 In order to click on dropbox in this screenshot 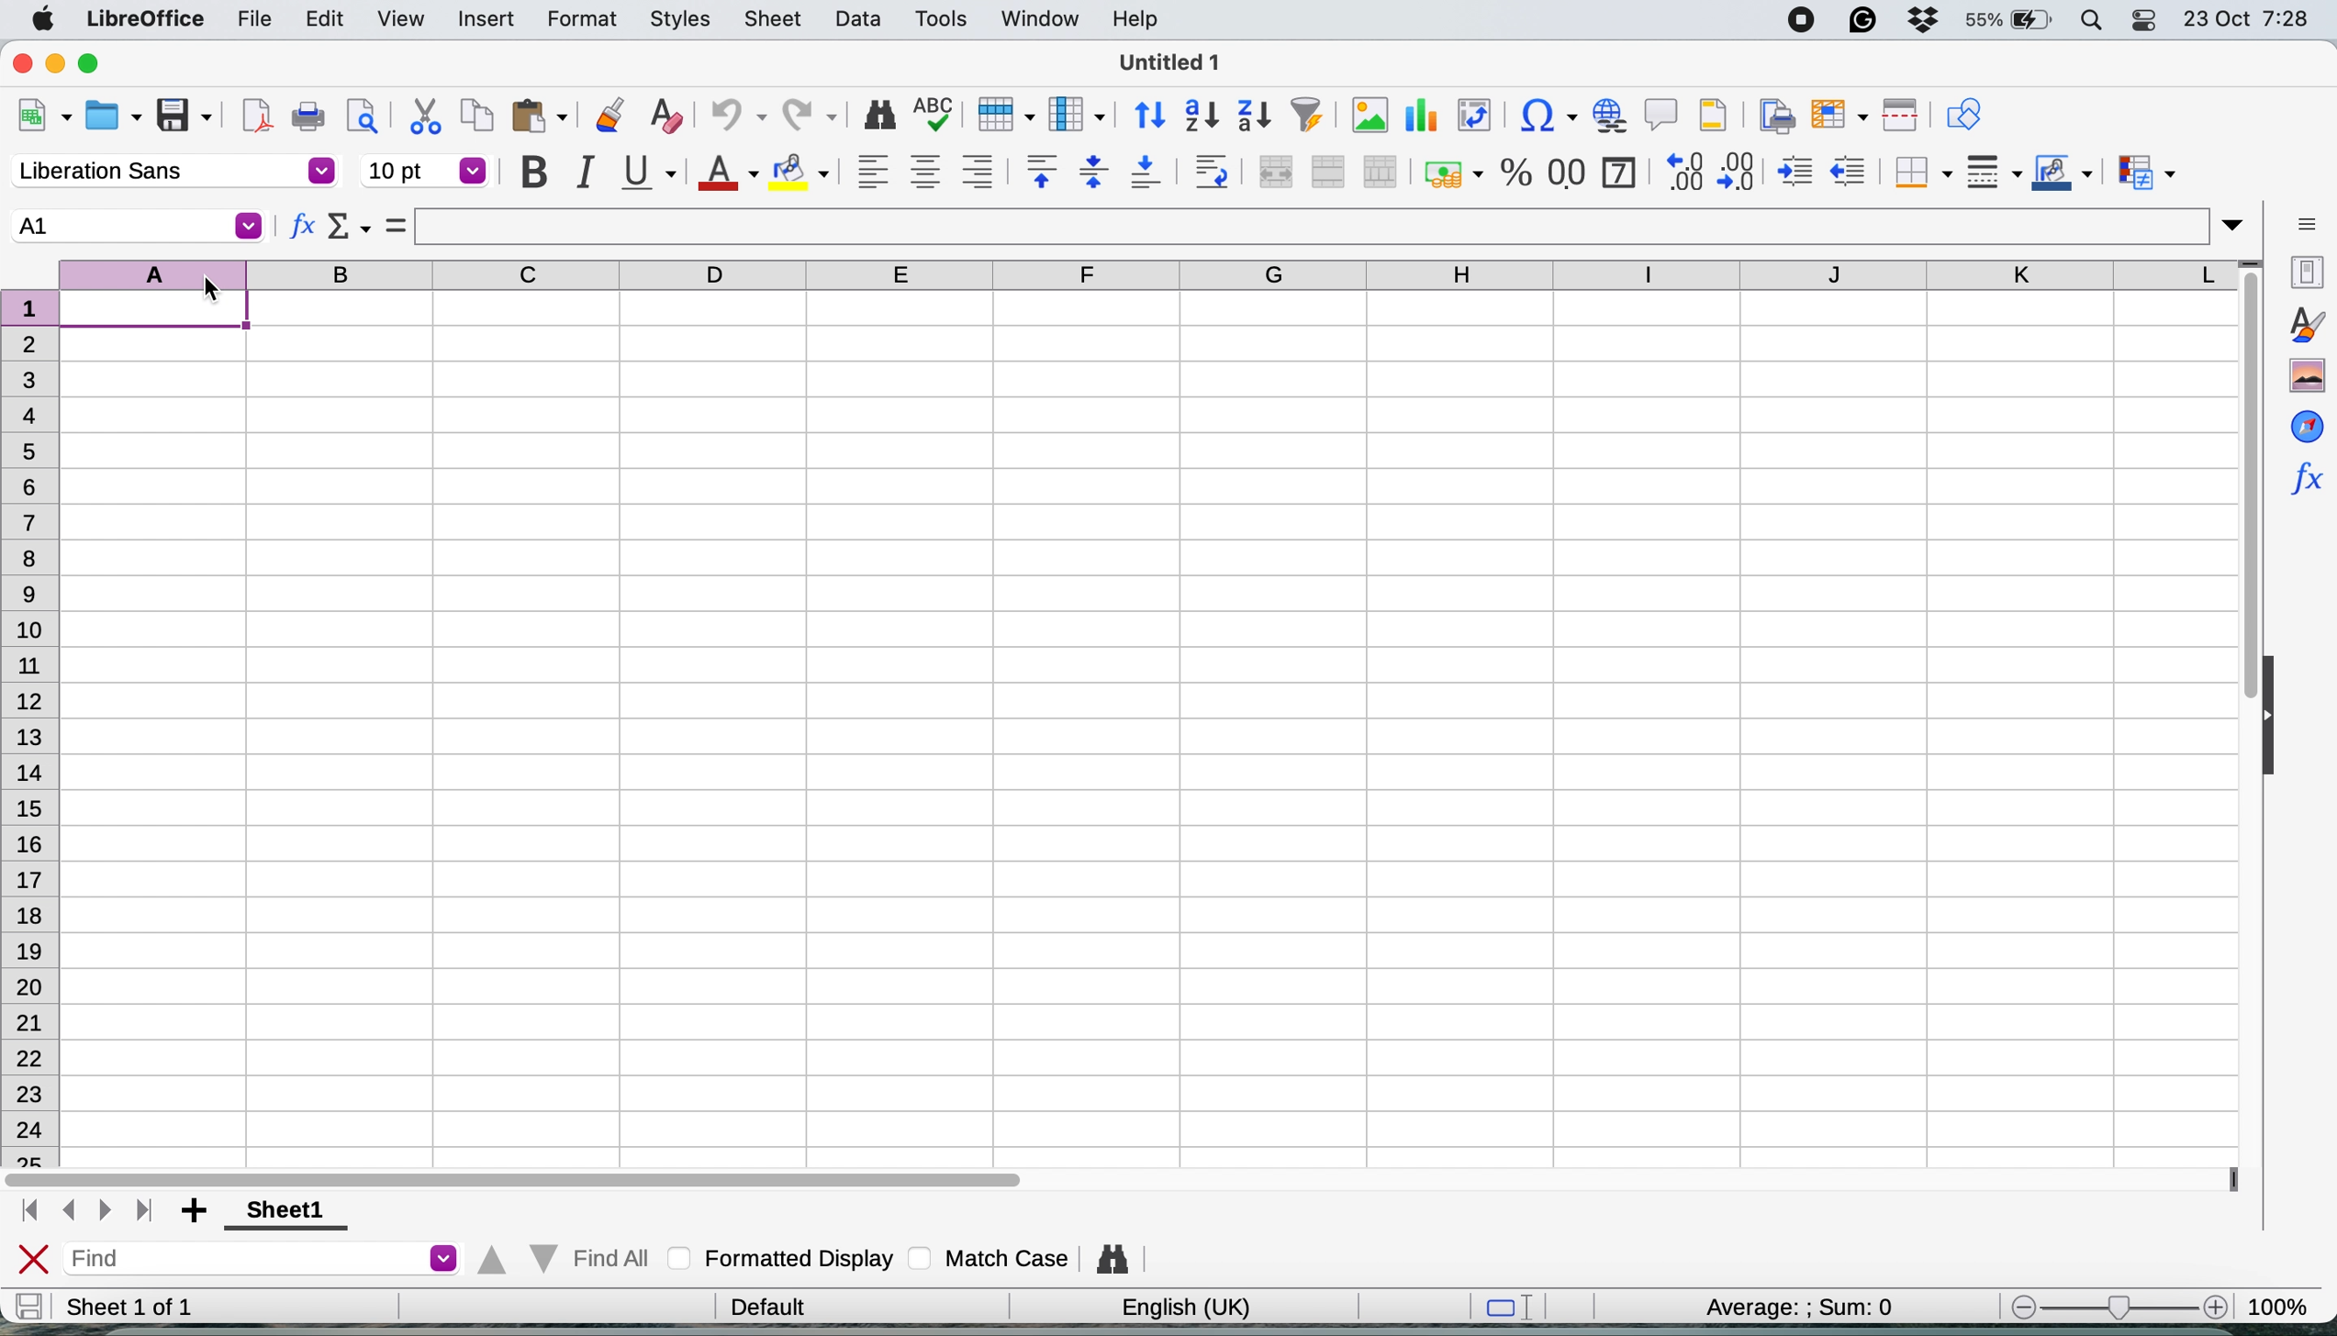, I will do `click(1920, 22)`.